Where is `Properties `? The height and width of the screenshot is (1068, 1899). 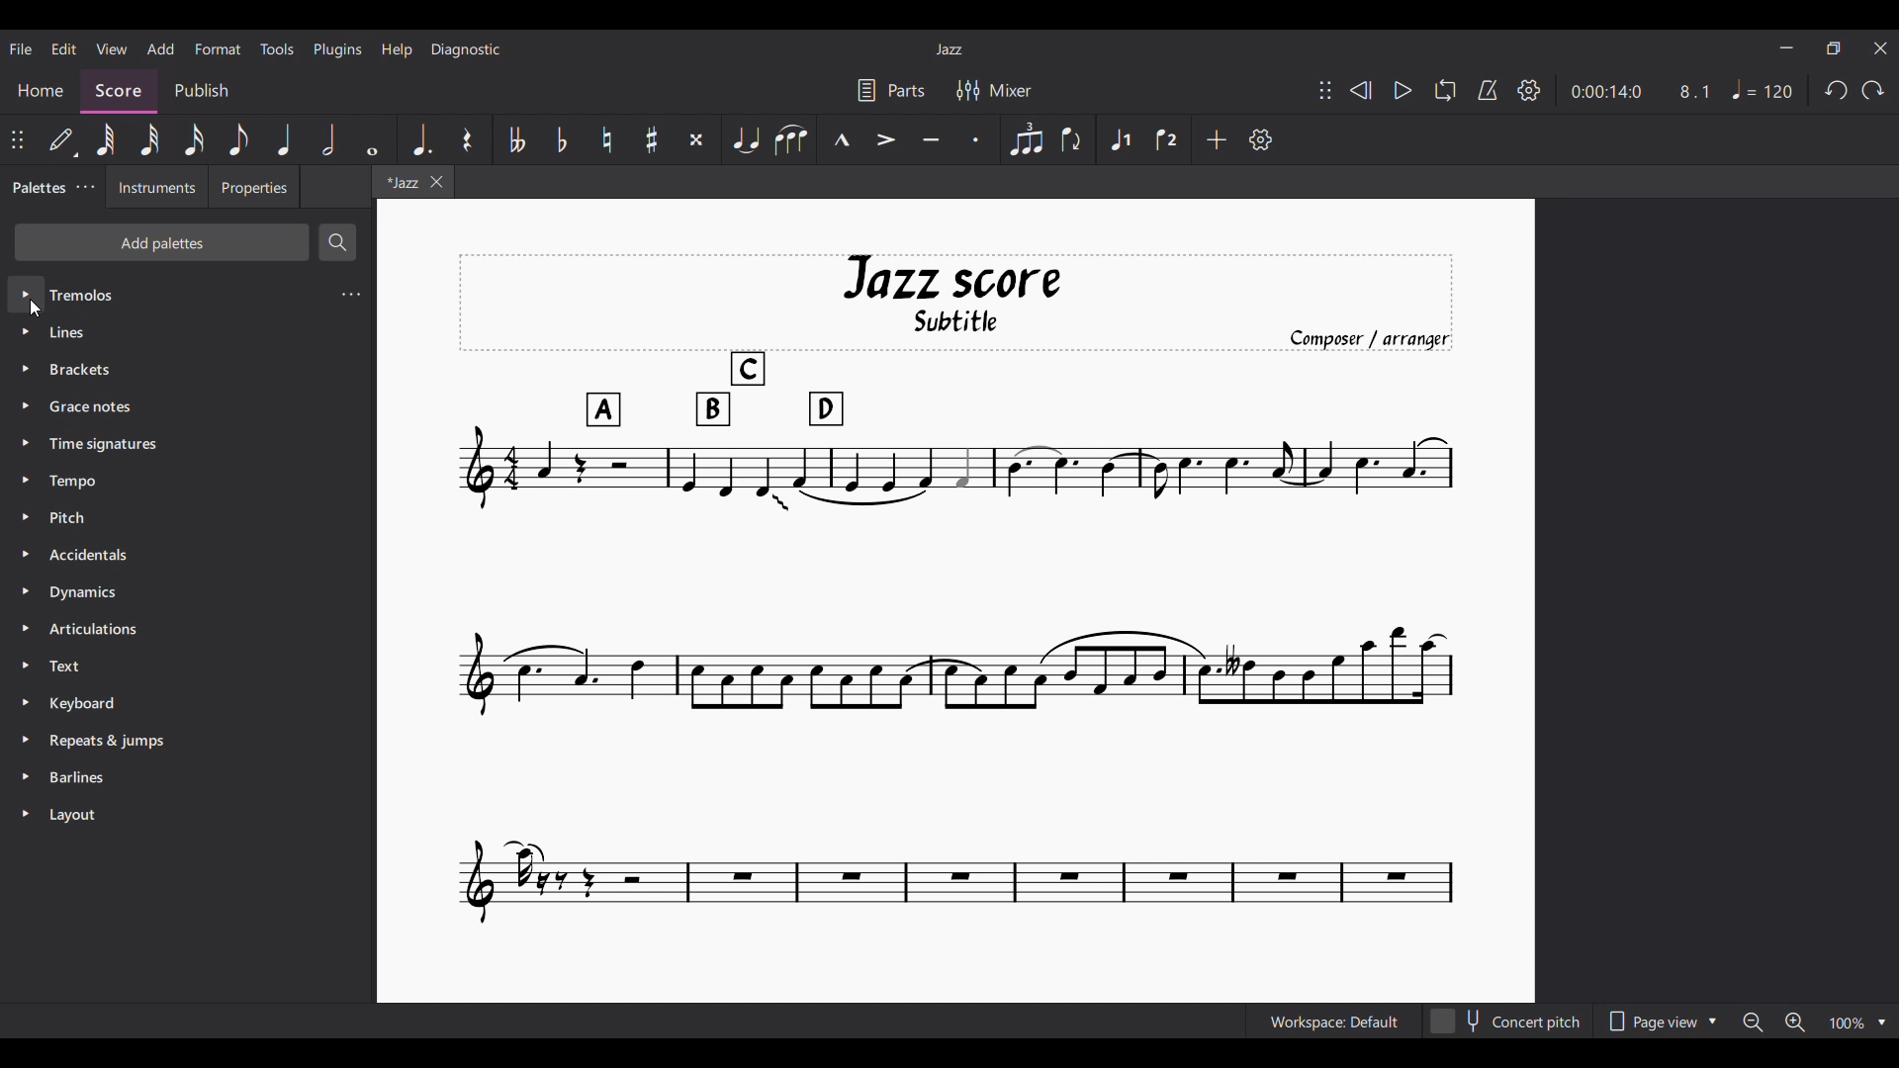 Properties  is located at coordinates (254, 186).